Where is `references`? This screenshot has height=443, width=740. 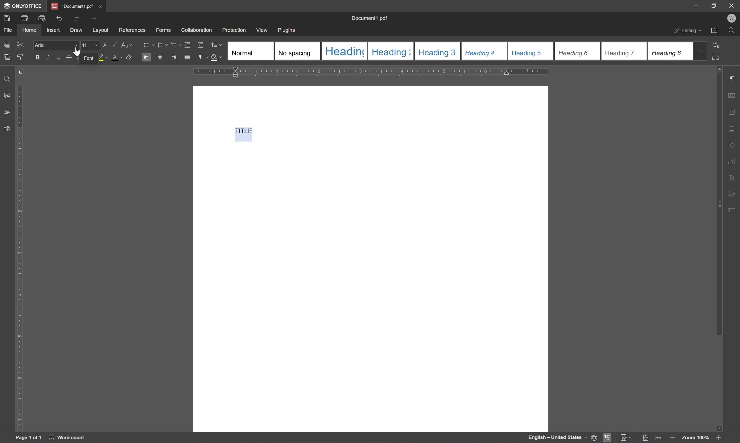 references is located at coordinates (132, 31).